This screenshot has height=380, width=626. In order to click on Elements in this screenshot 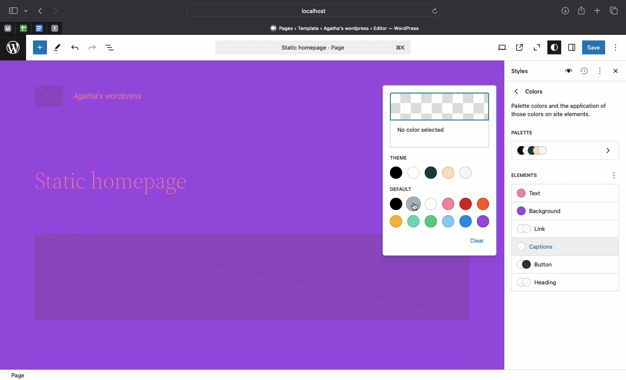, I will do `click(529, 175)`.